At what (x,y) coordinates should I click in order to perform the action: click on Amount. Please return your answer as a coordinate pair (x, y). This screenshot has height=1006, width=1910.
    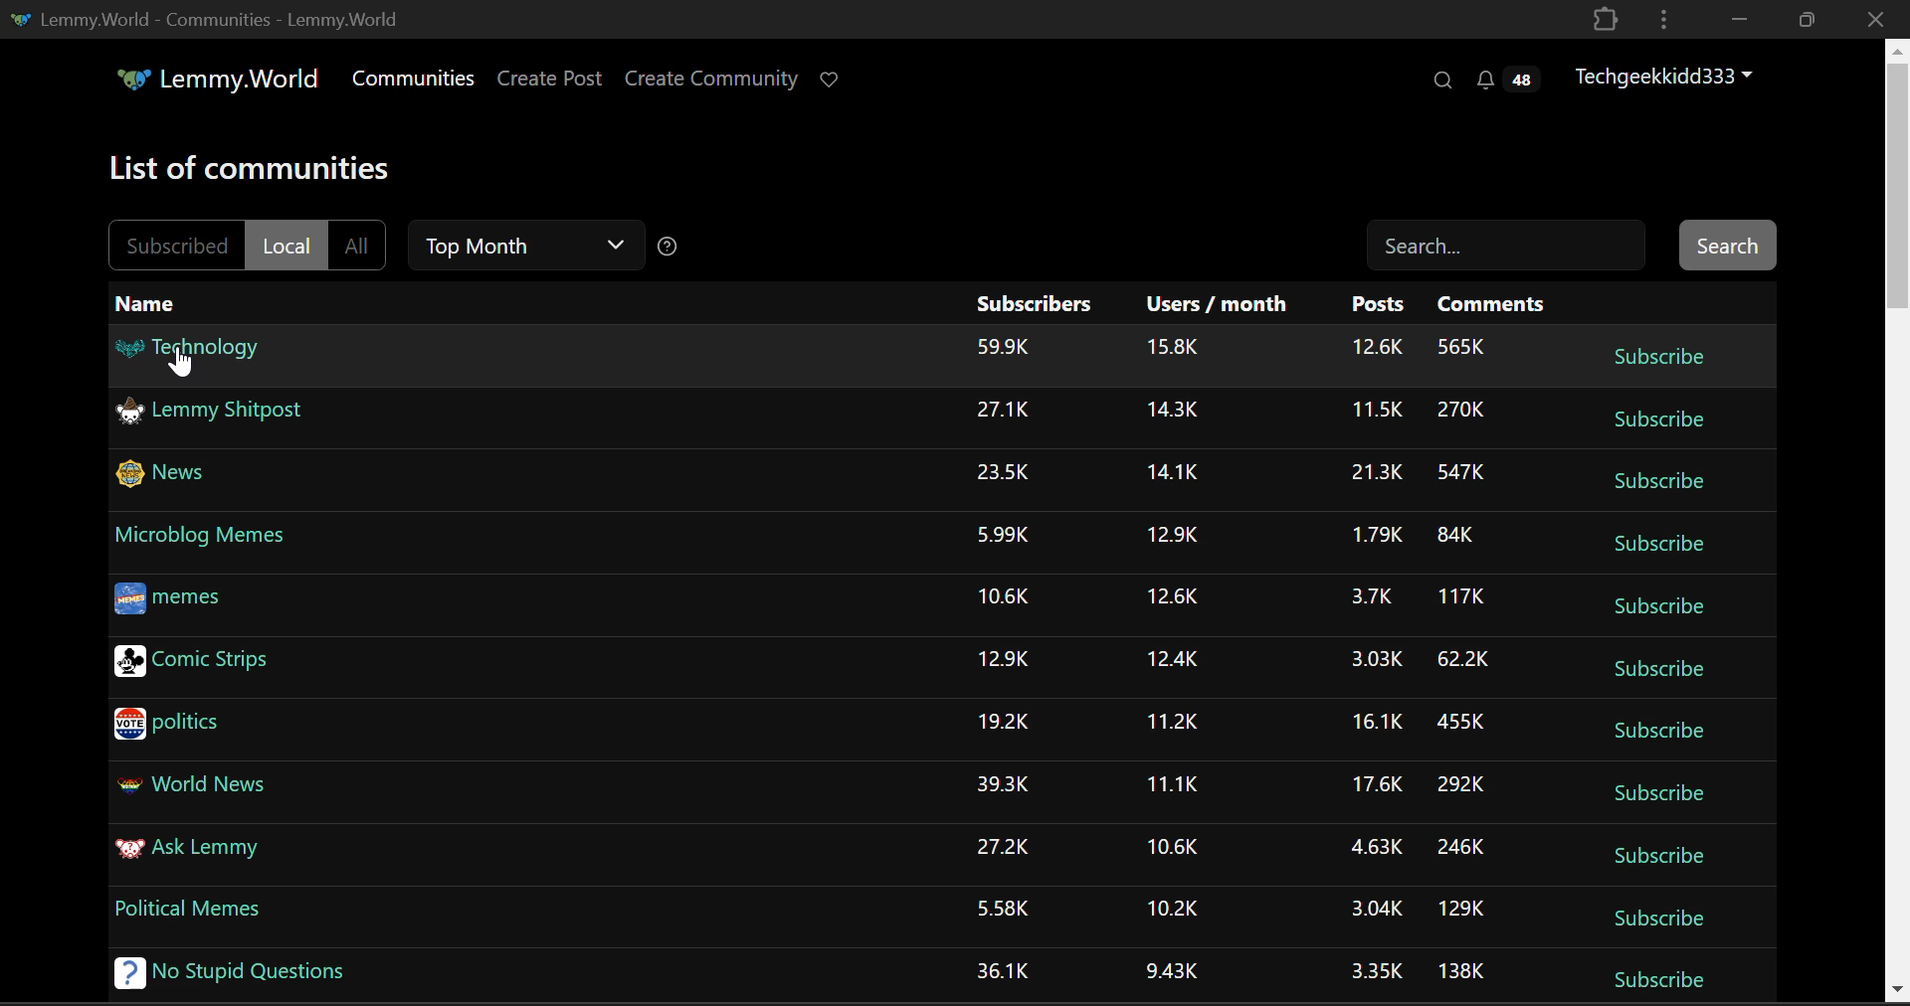
    Looking at the image, I should click on (1463, 911).